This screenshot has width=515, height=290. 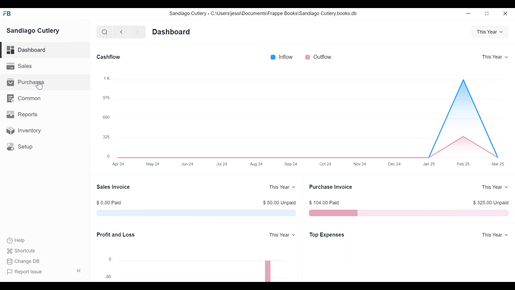 I want to click on maximize, so click(x=489, y=14).